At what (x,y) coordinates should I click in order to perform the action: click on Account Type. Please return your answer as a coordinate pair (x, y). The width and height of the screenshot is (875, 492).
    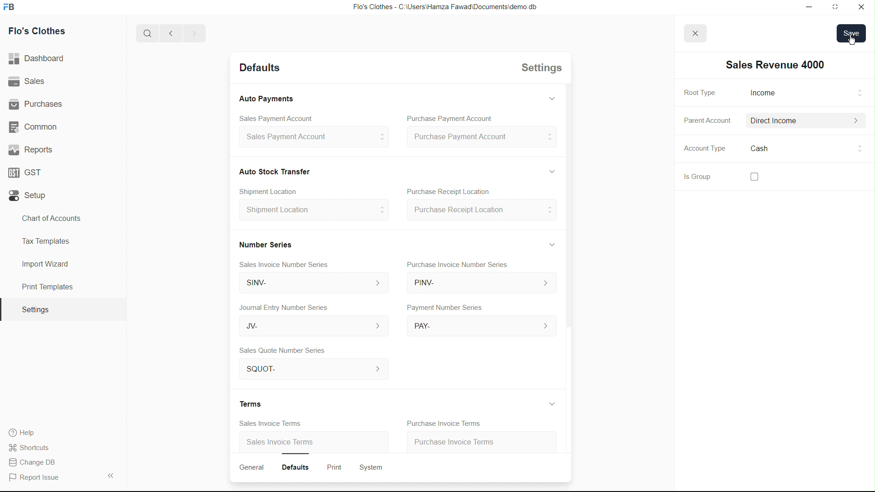
    Looking at the image, I should click on (703, 151).